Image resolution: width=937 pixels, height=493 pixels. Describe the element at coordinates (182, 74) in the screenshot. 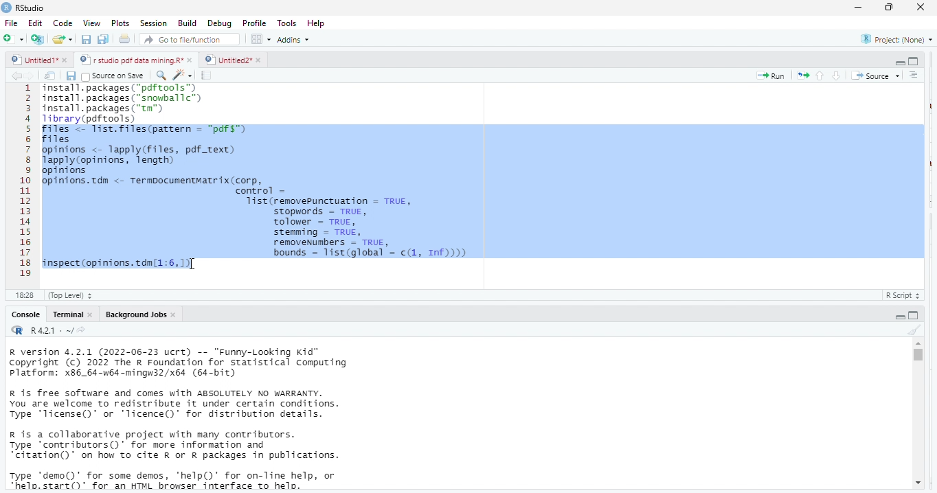

I see `code tools` at that location.